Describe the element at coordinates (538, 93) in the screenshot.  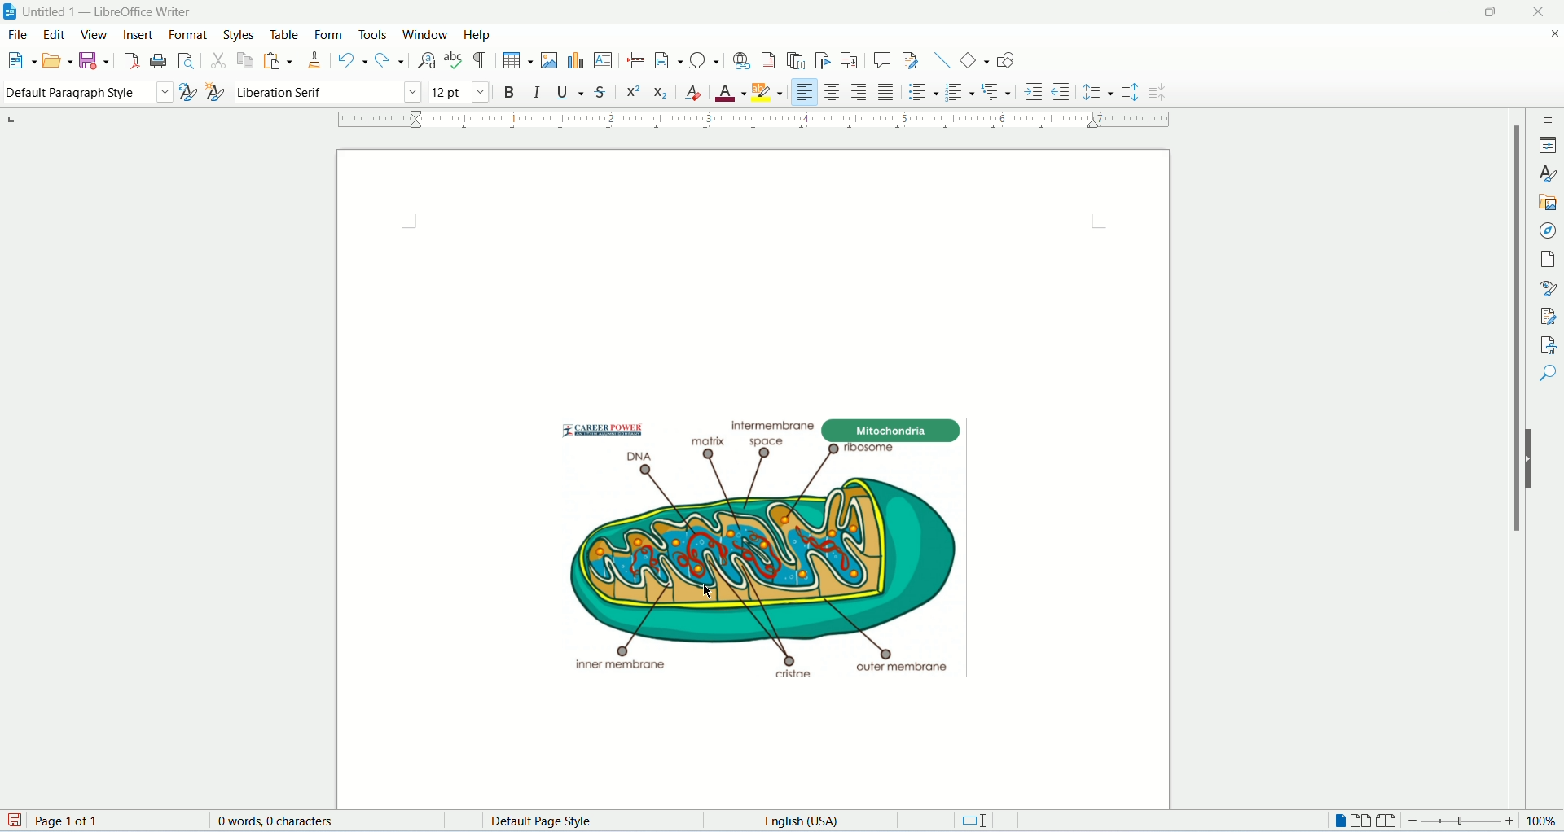
I see `italic` at that location.